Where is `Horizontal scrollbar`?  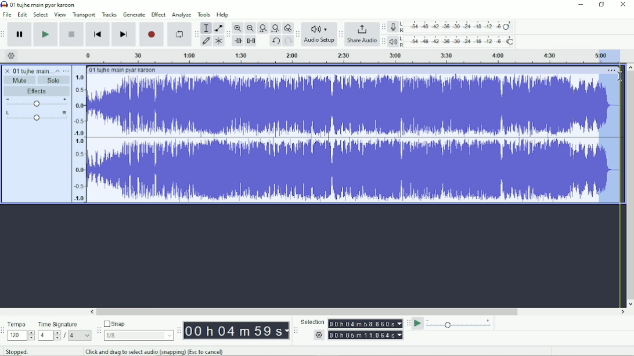
Horizontal scrollbar is located at coordinates (358, 312).